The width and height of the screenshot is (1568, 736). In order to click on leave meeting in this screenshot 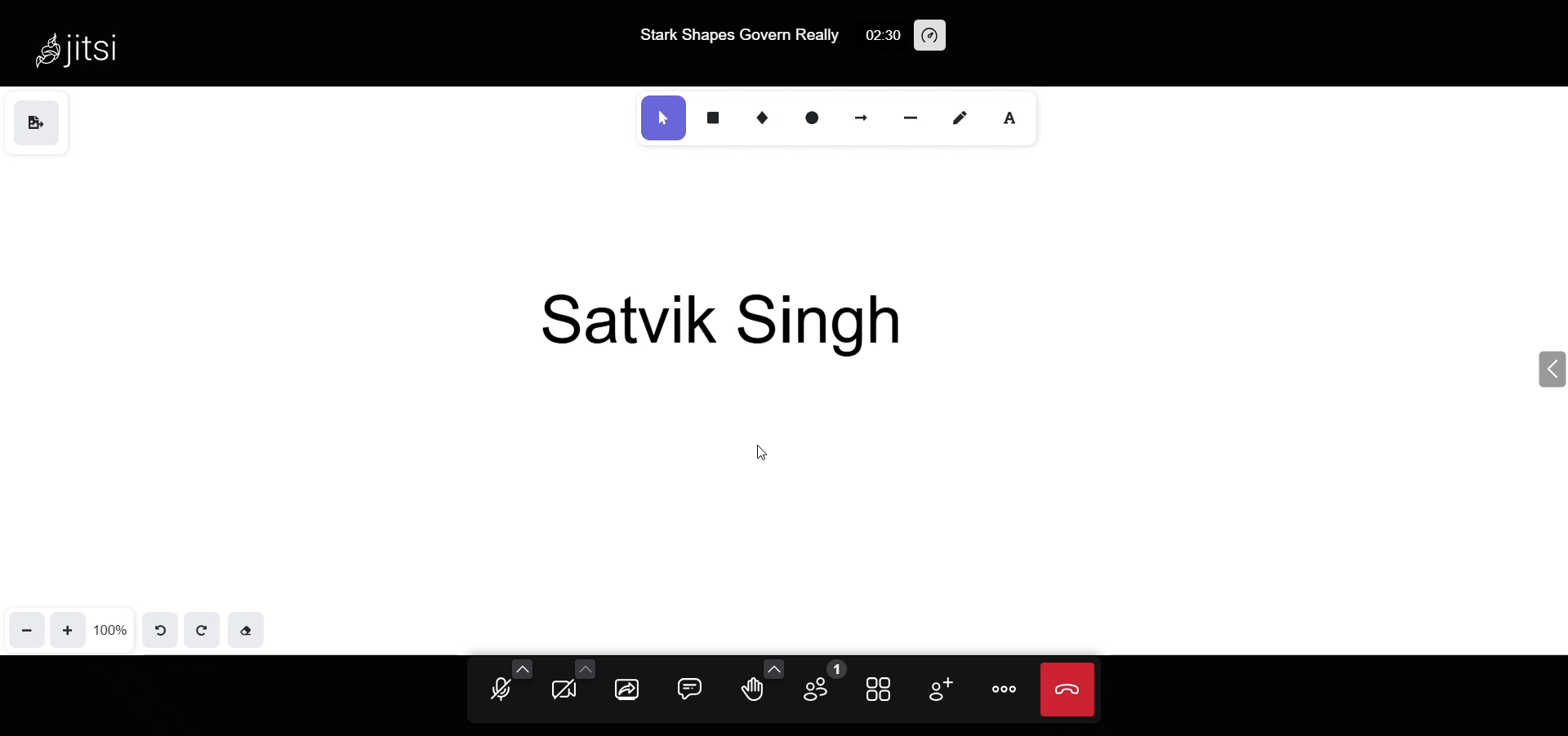, I will do `click(1067, 689)`.